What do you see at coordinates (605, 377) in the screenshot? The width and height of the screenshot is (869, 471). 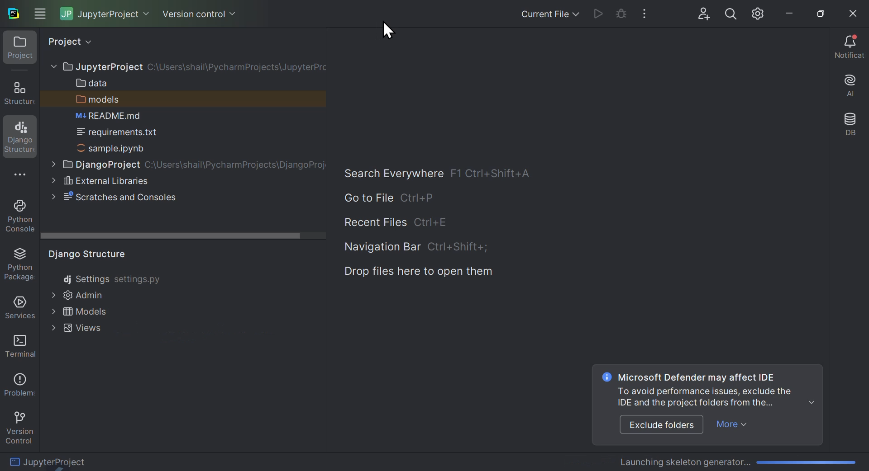 I see `i` at bounding box center [605, 377].